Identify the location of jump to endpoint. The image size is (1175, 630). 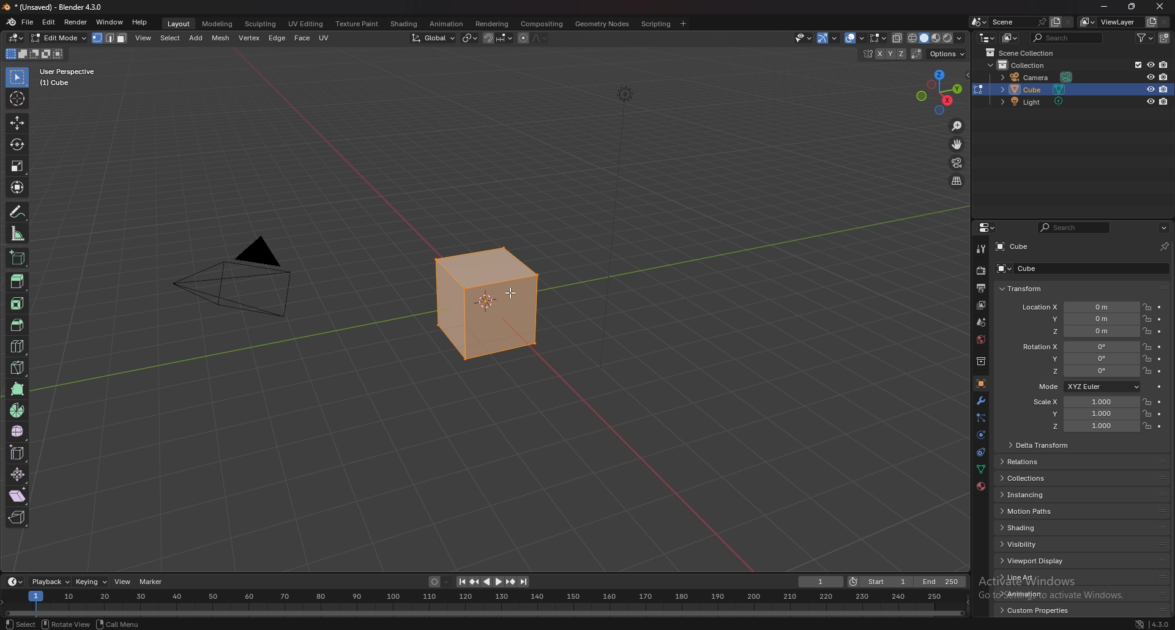
(461, 582).